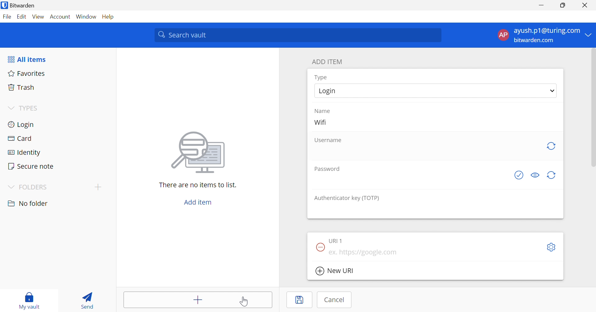 This screenshot has height=312, width=596. What do you see at coordinates (22, 124) in the screenshot?
I see `Login` at bounding box center [22, 124].